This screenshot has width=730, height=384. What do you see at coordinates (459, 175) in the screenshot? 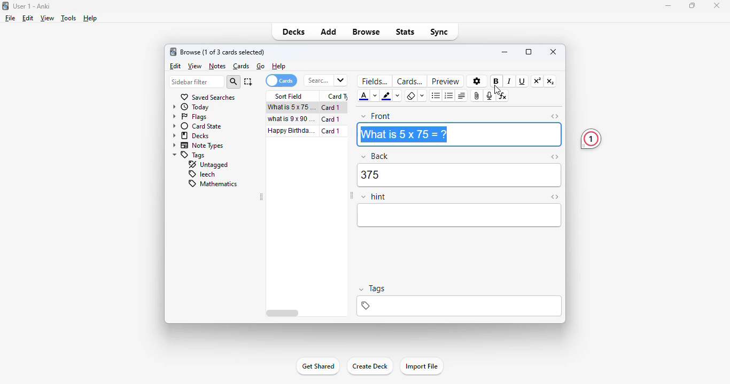
I see `375` at bounding box center [459, 175].